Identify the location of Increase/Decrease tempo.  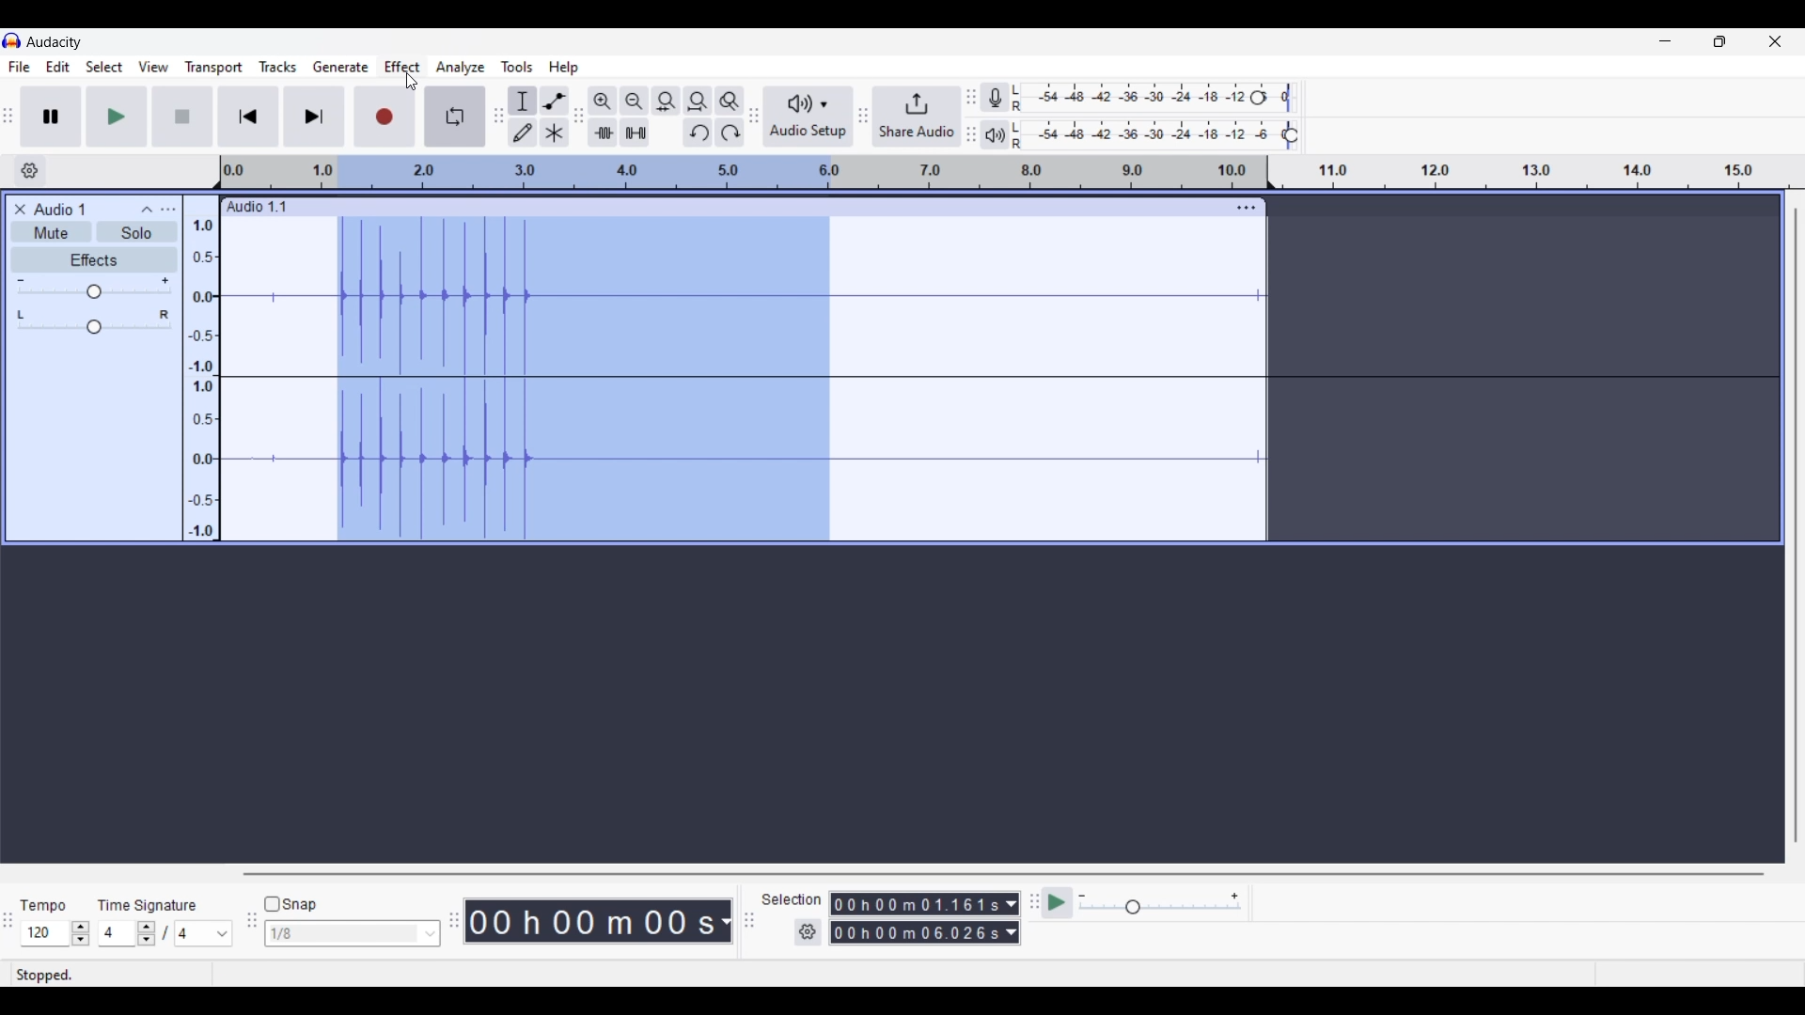
(80, 934).